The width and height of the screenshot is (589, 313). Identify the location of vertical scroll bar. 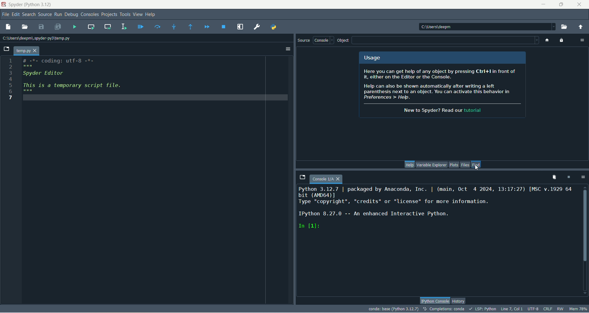
(584, 240).